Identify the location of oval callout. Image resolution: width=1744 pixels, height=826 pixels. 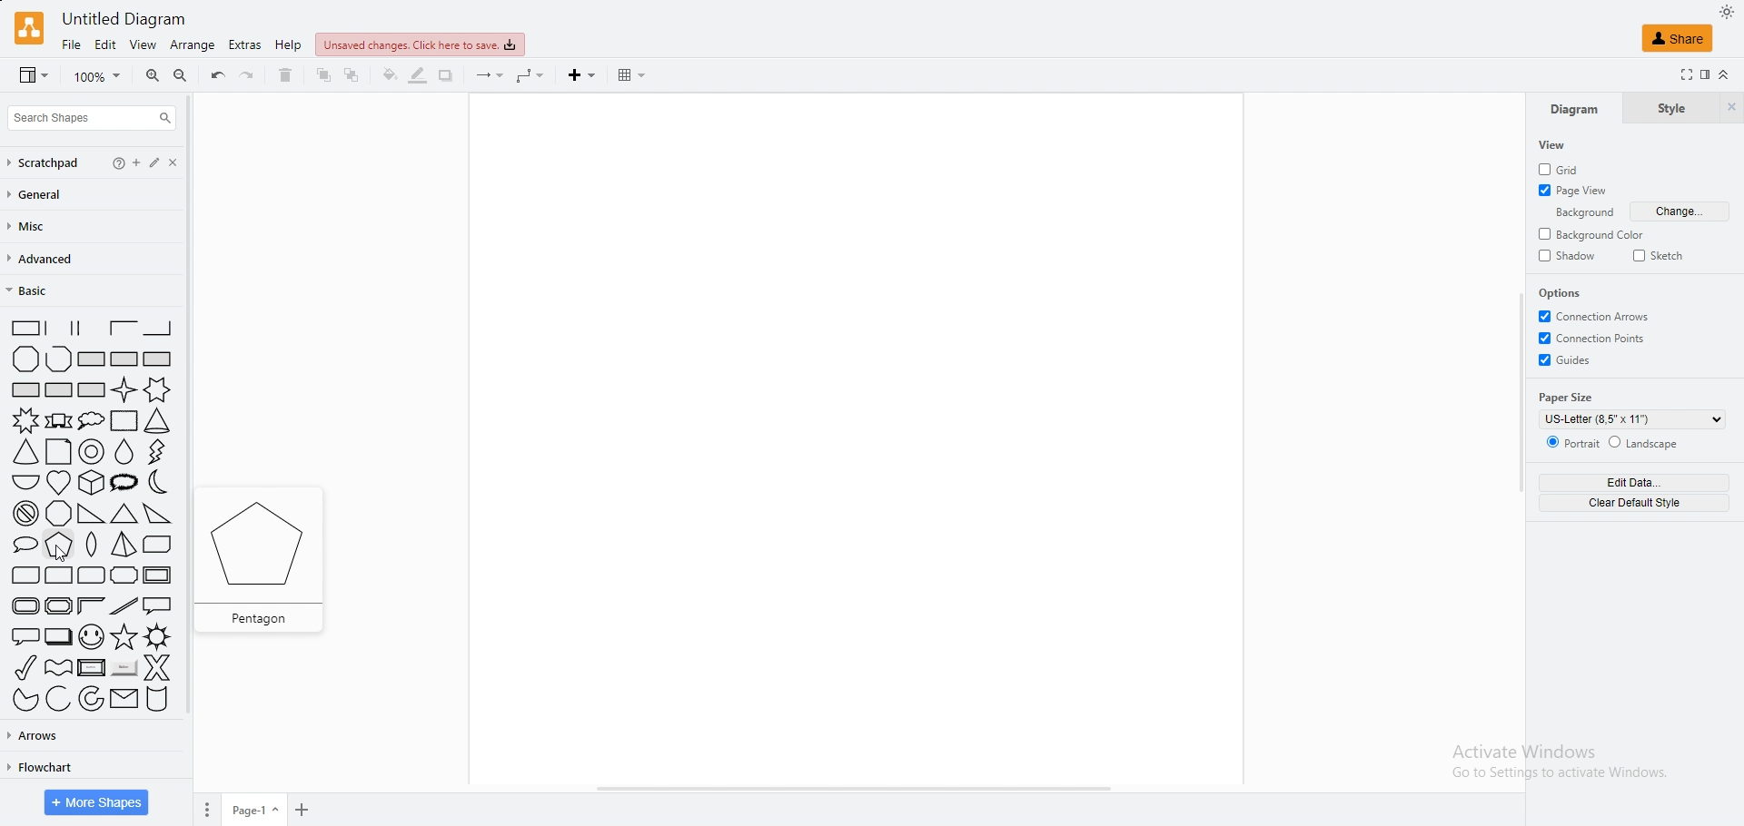
(21, 546).